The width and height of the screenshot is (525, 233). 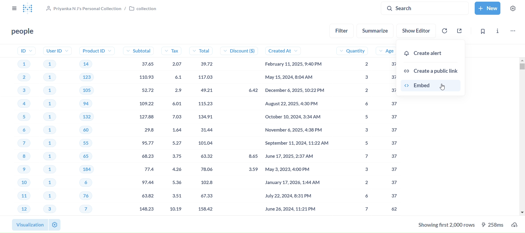 What do you see at coordinates (353, 130) in the screenshot?
I see `quantity` at bounding box center [353, 130].